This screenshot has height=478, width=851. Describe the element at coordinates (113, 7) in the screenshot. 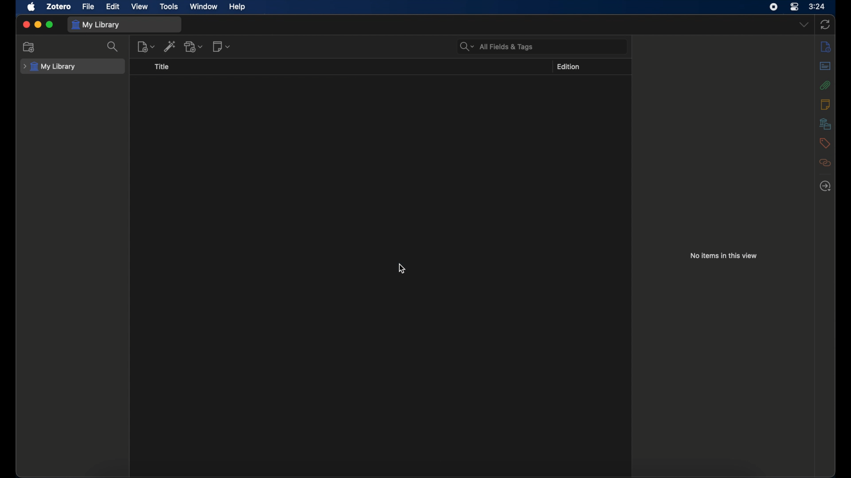

I see `edit` at that location.